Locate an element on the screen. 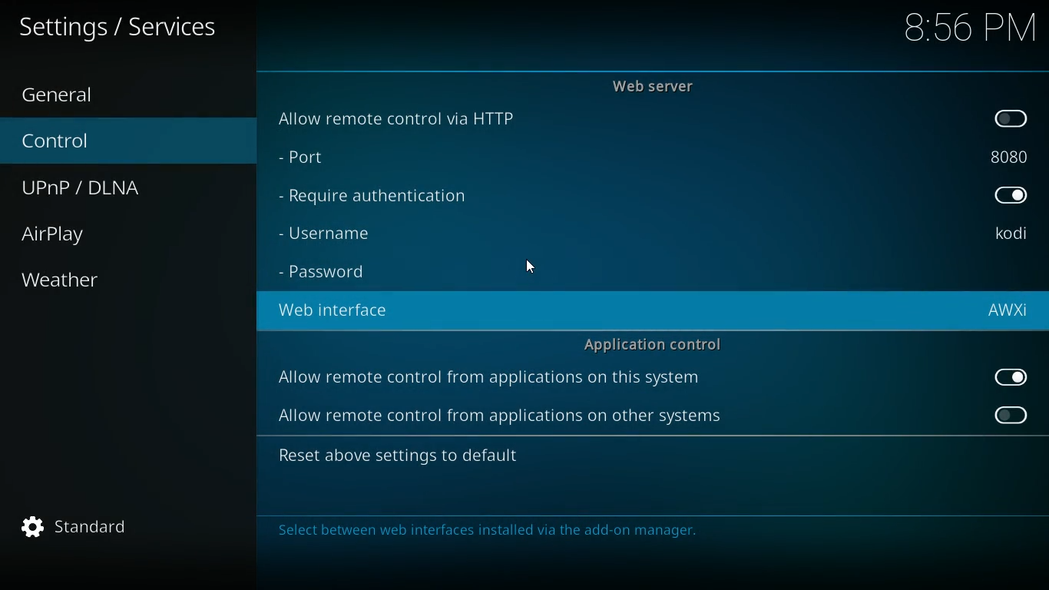  password is located at coordinates (333, 273).